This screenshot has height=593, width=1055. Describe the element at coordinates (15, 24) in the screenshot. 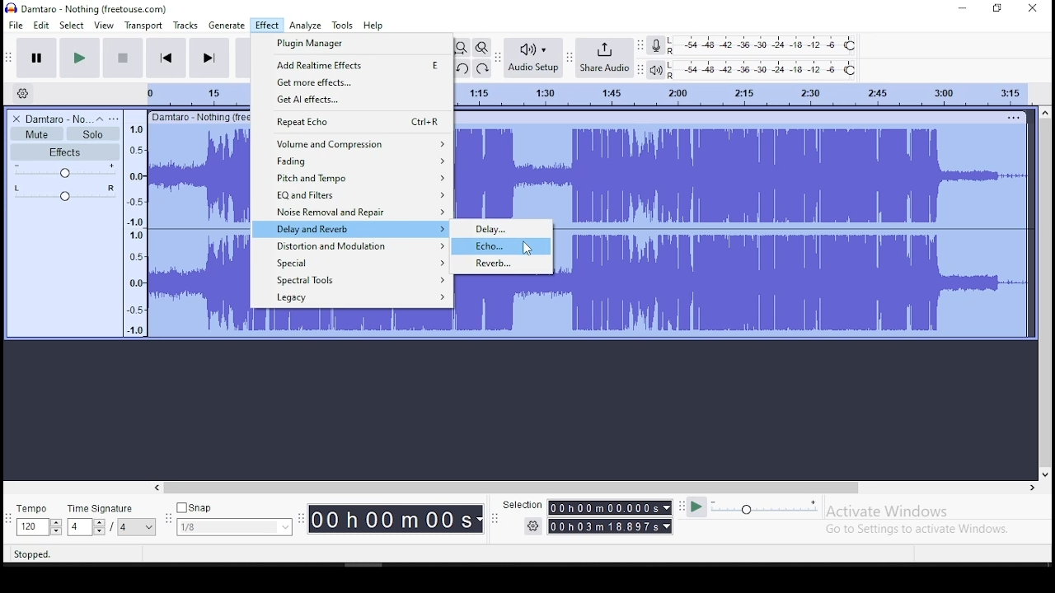

I see `file` at that location.